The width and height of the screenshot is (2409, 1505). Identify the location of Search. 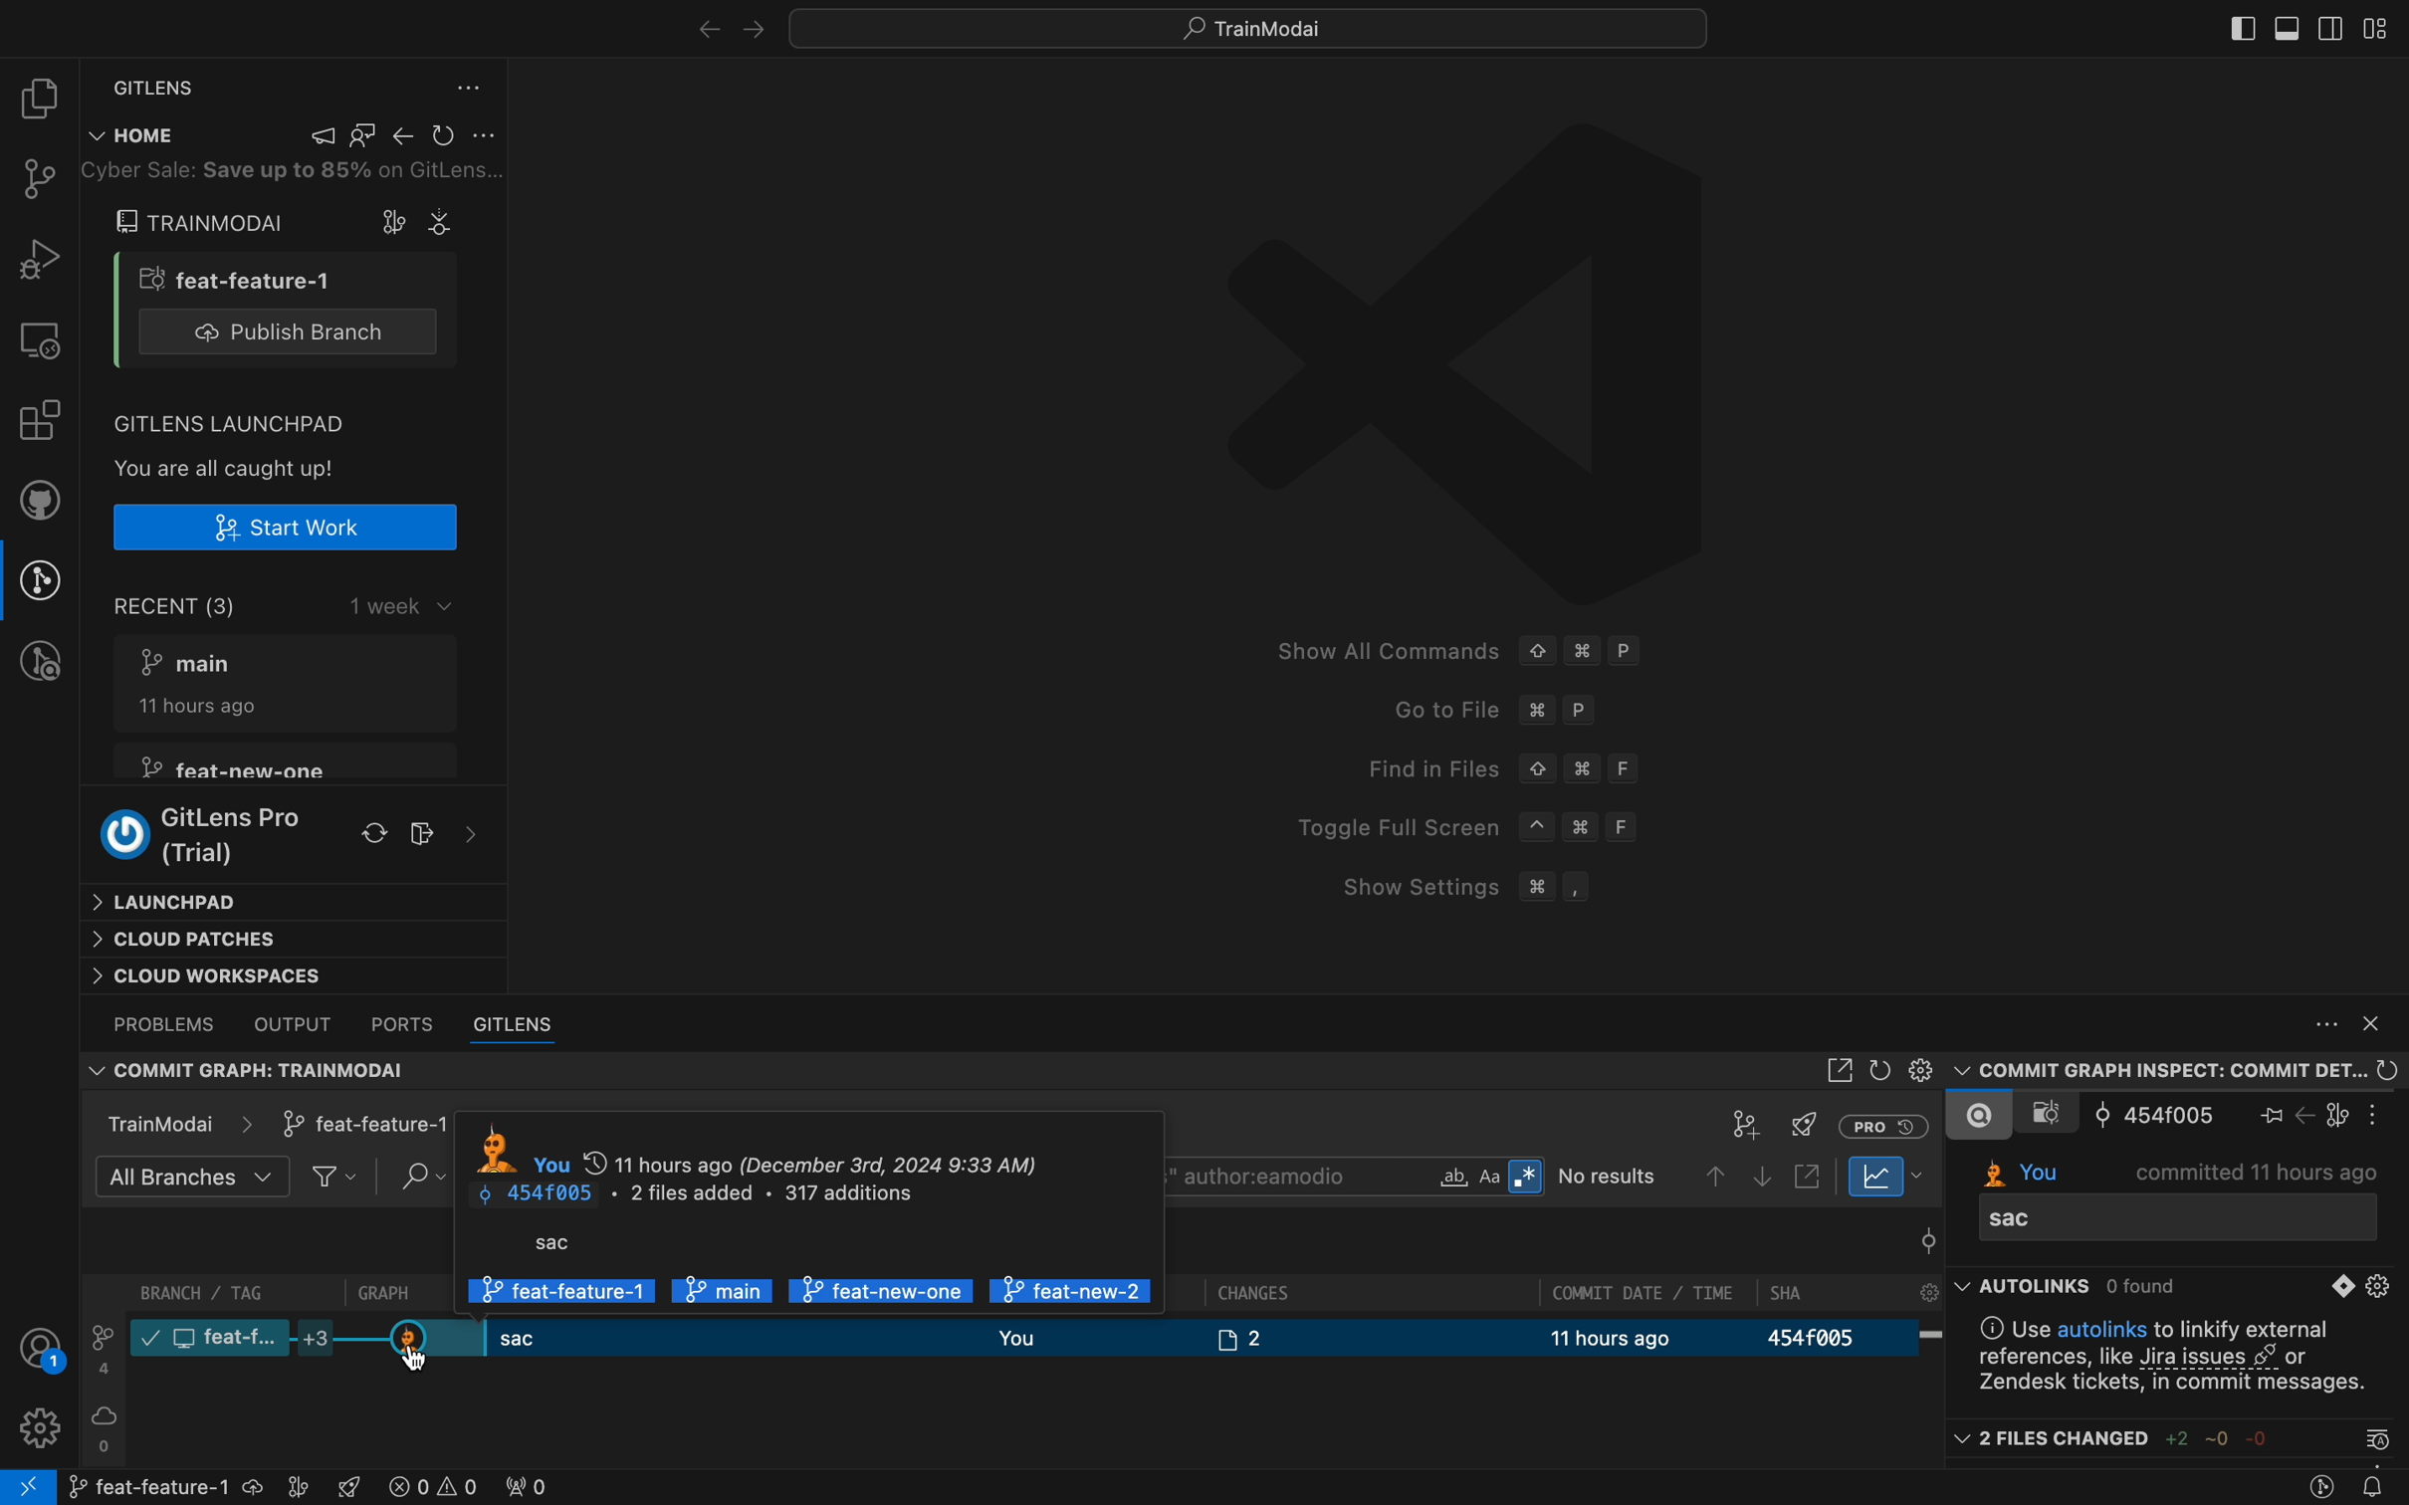
(419, 1178).